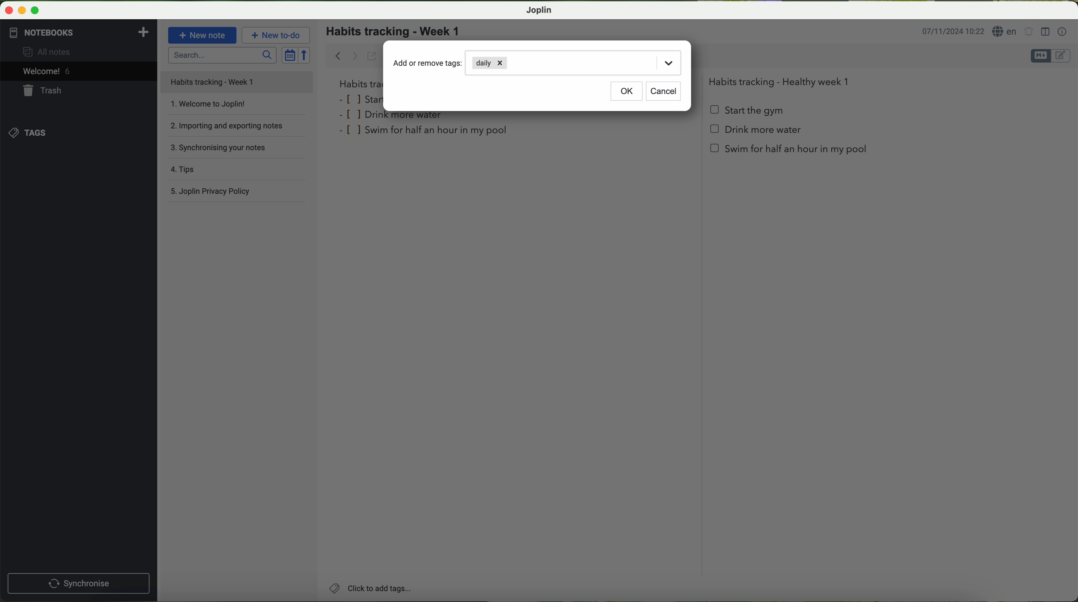 The image size is (1078, 602). What do you see at coordinates (77, 584) in the screenshot?
I see `synchronnise button` at bounding box center [77, 584].